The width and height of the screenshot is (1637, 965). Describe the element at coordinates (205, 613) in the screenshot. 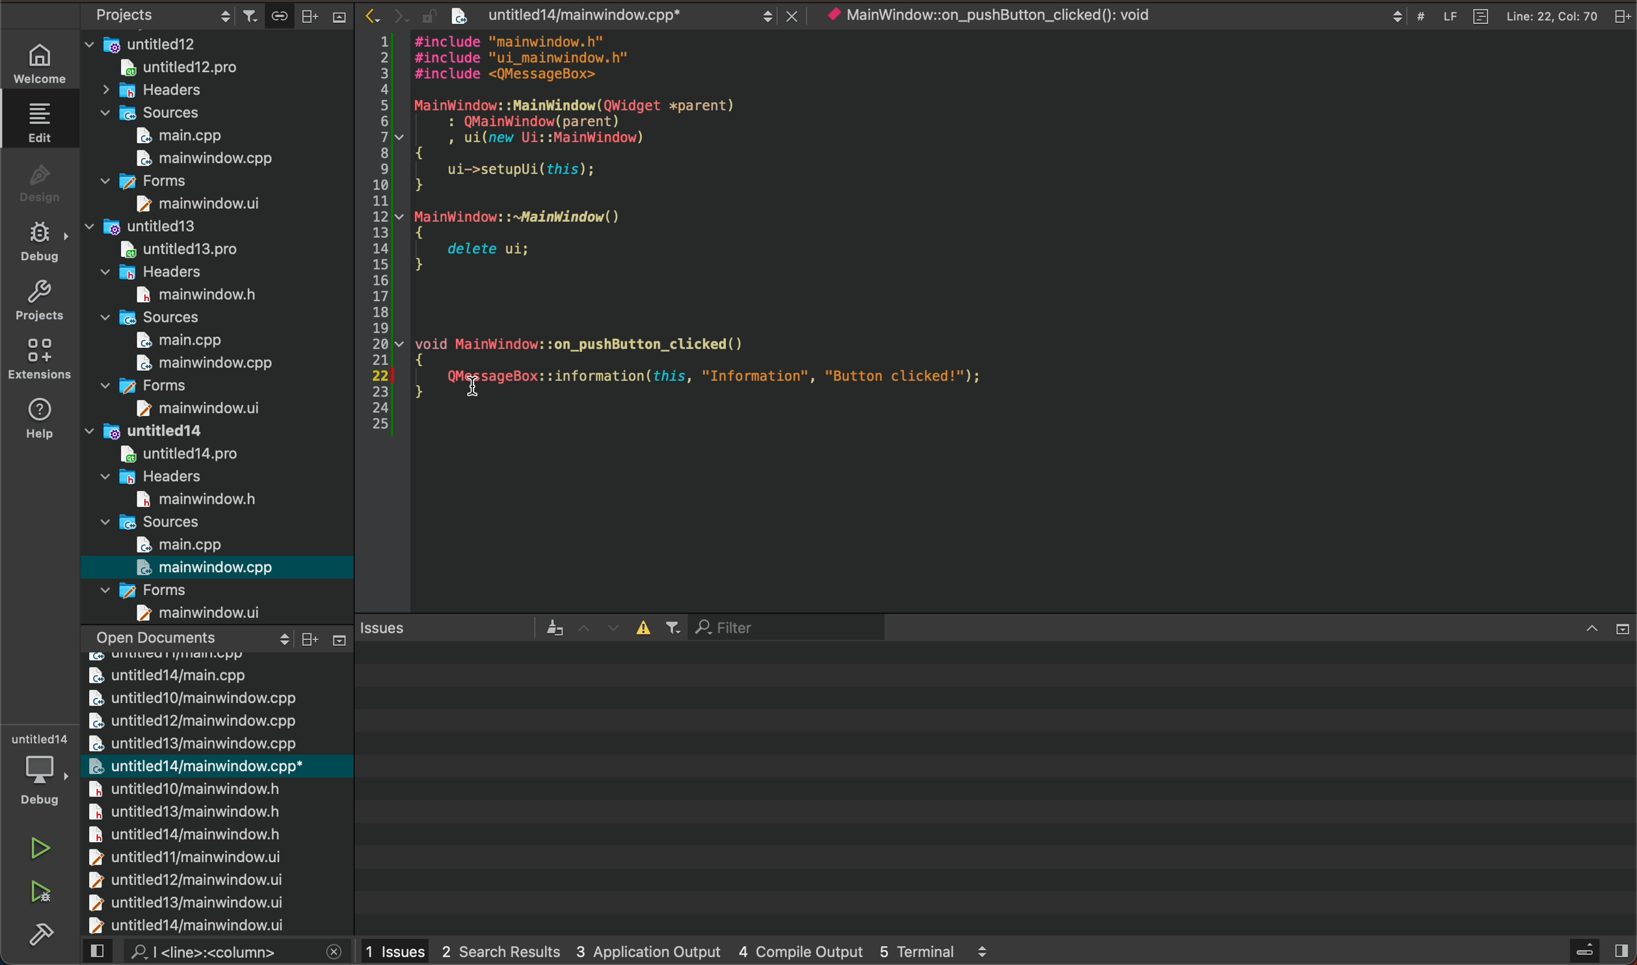

I see `main window` at that location.